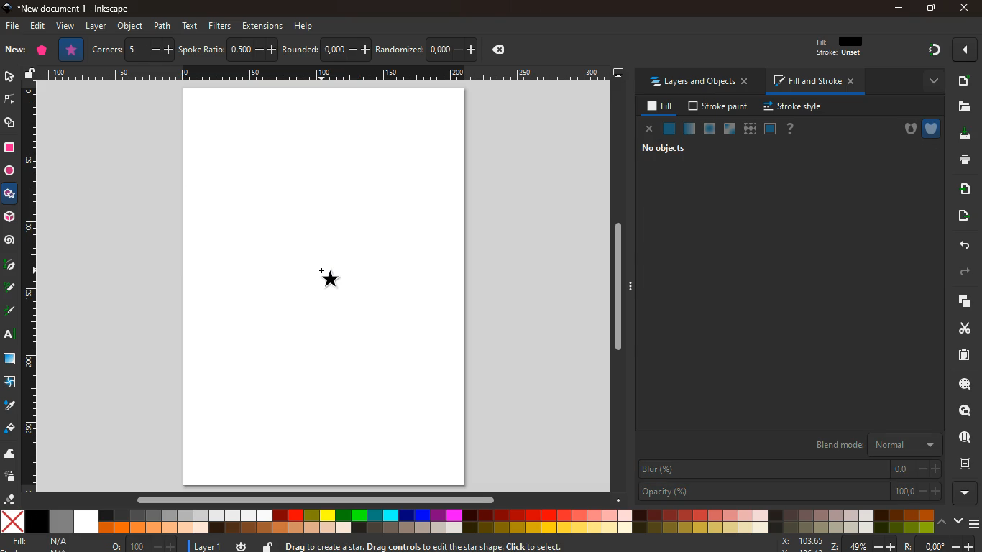 This screenshot has width=982, height=552. I want to click on search, so click(962, 411).